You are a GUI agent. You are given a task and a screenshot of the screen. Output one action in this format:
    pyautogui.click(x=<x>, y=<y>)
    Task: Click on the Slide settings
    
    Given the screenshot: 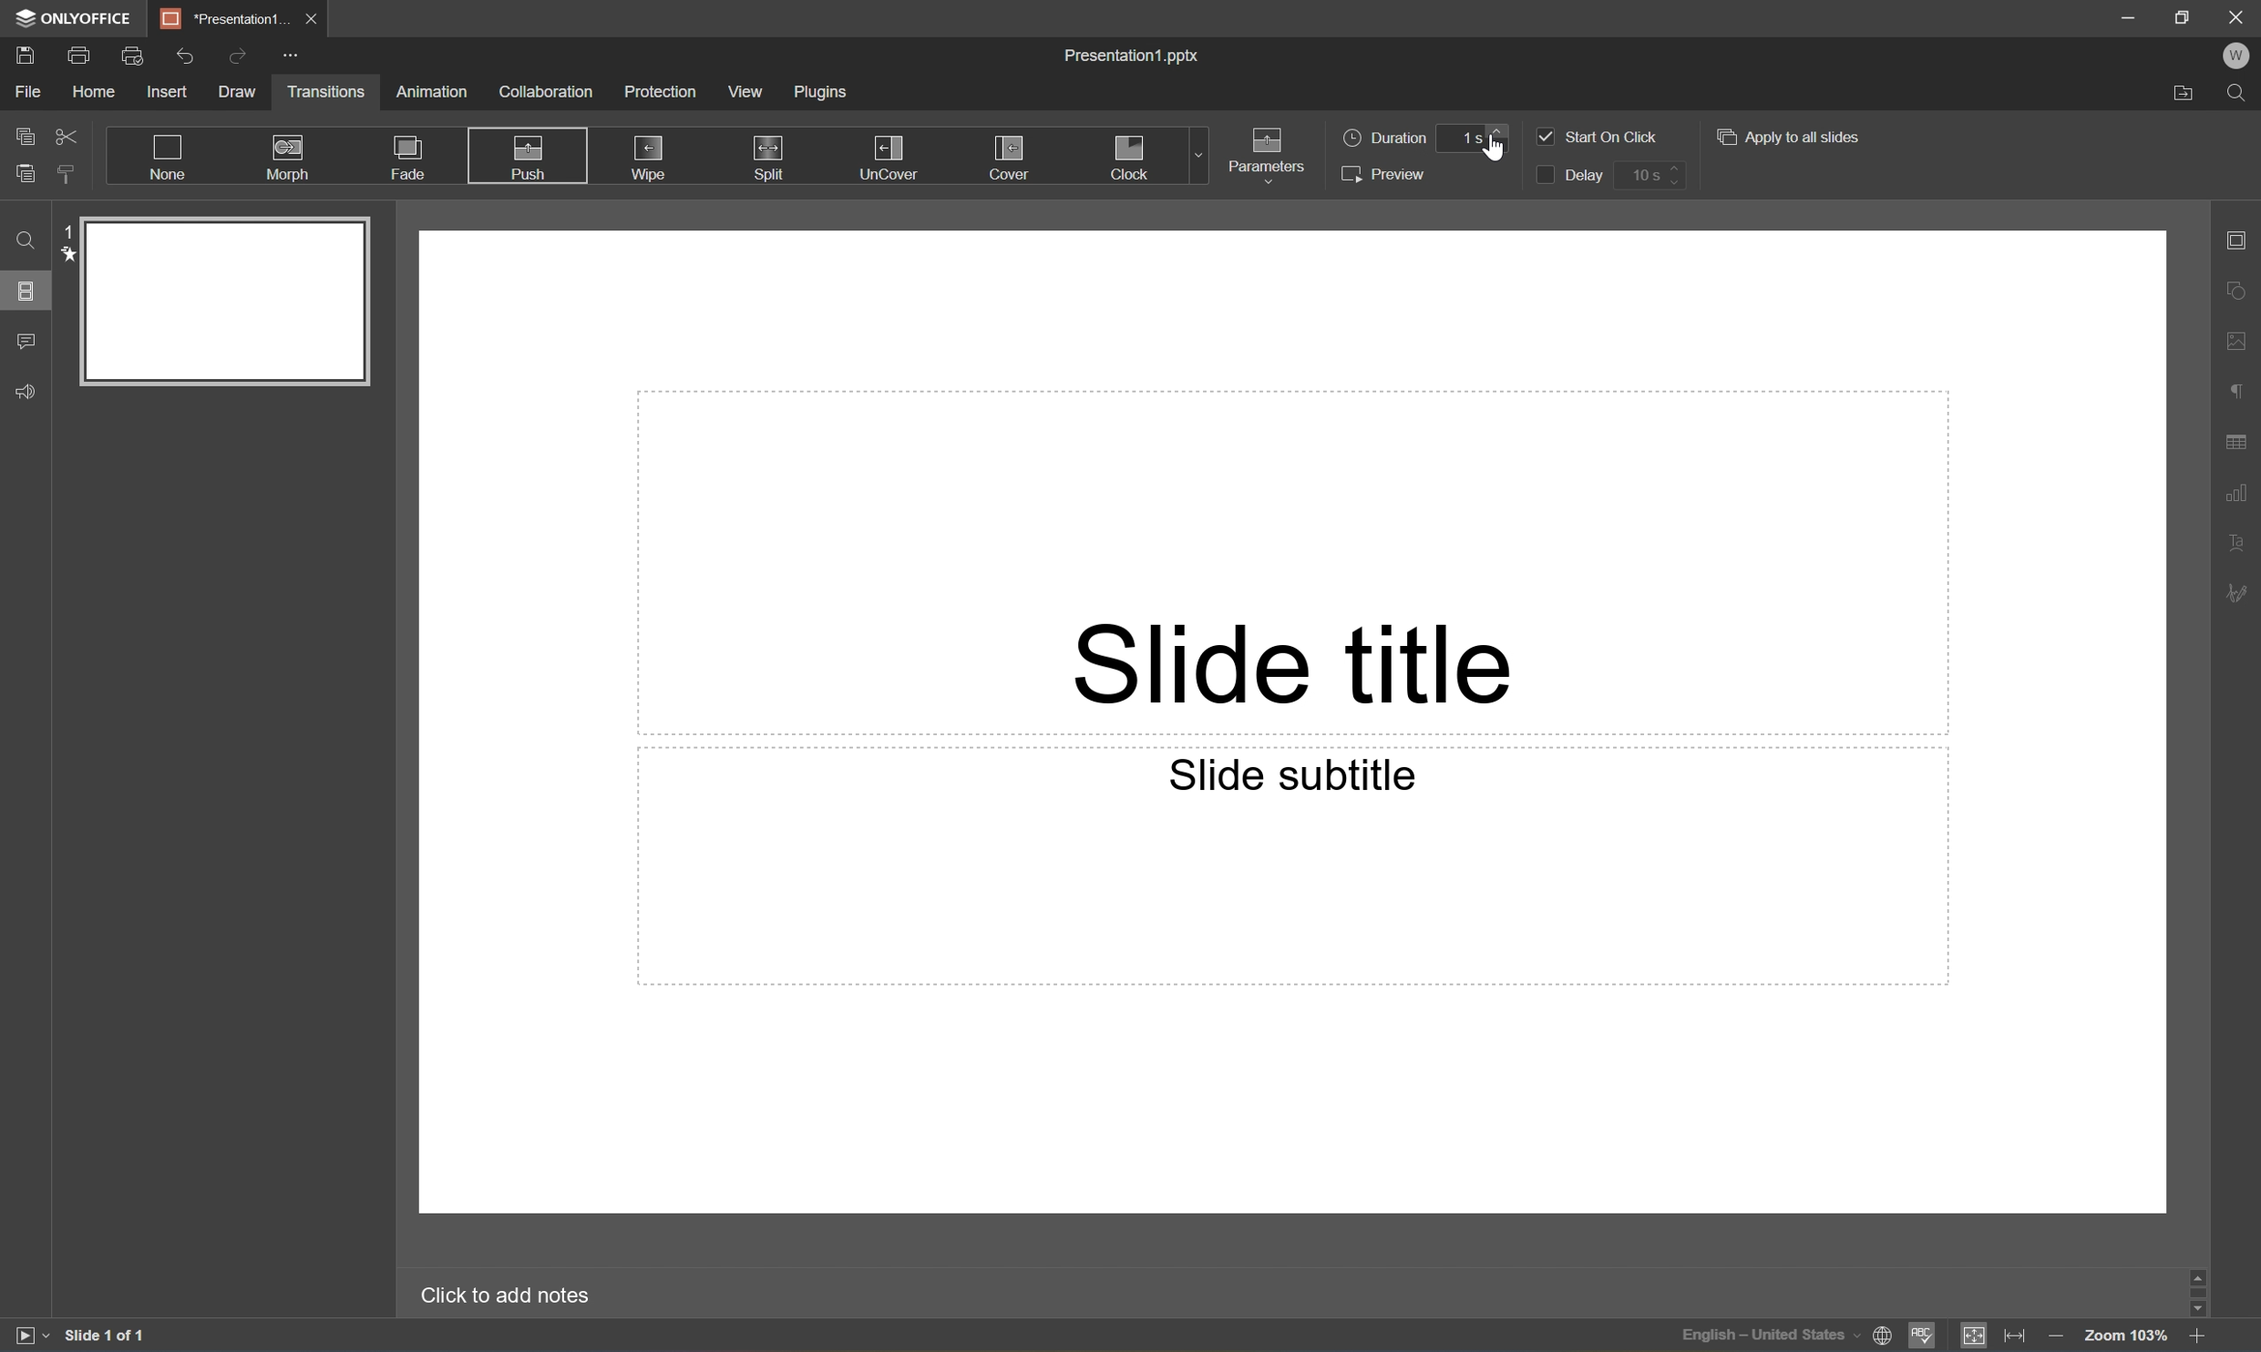 What is the action you would take?
    pyautogui.click(x=2238, y=240)
    